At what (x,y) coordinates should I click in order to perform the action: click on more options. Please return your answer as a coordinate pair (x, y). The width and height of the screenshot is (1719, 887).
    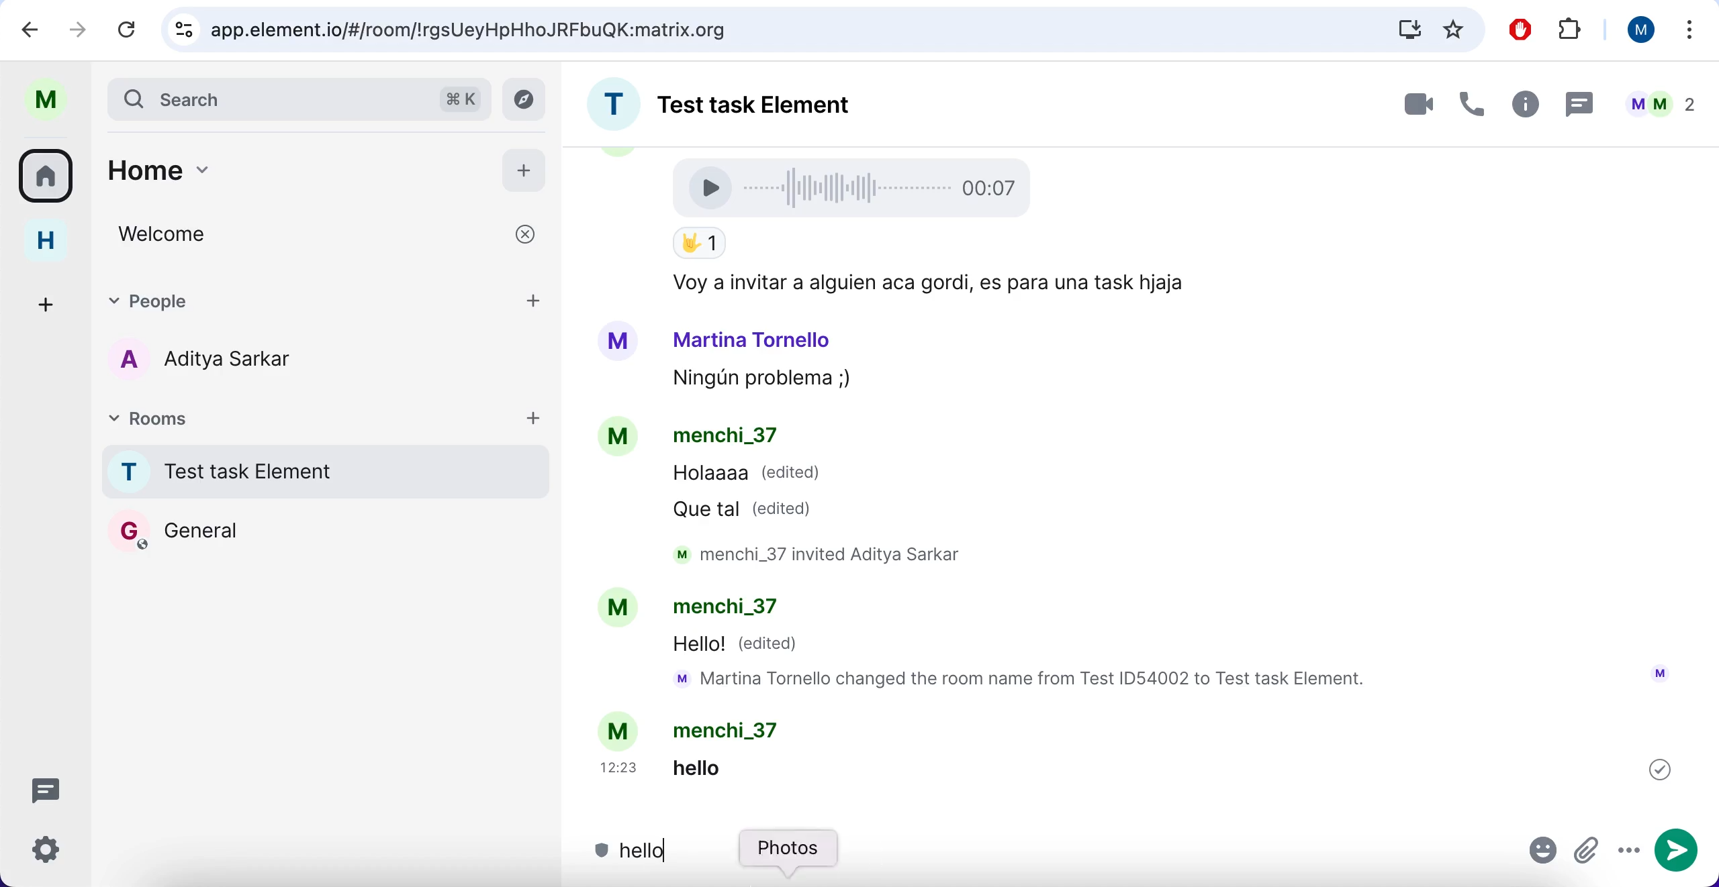
    Looking at the image, I should click on (1628, 851).